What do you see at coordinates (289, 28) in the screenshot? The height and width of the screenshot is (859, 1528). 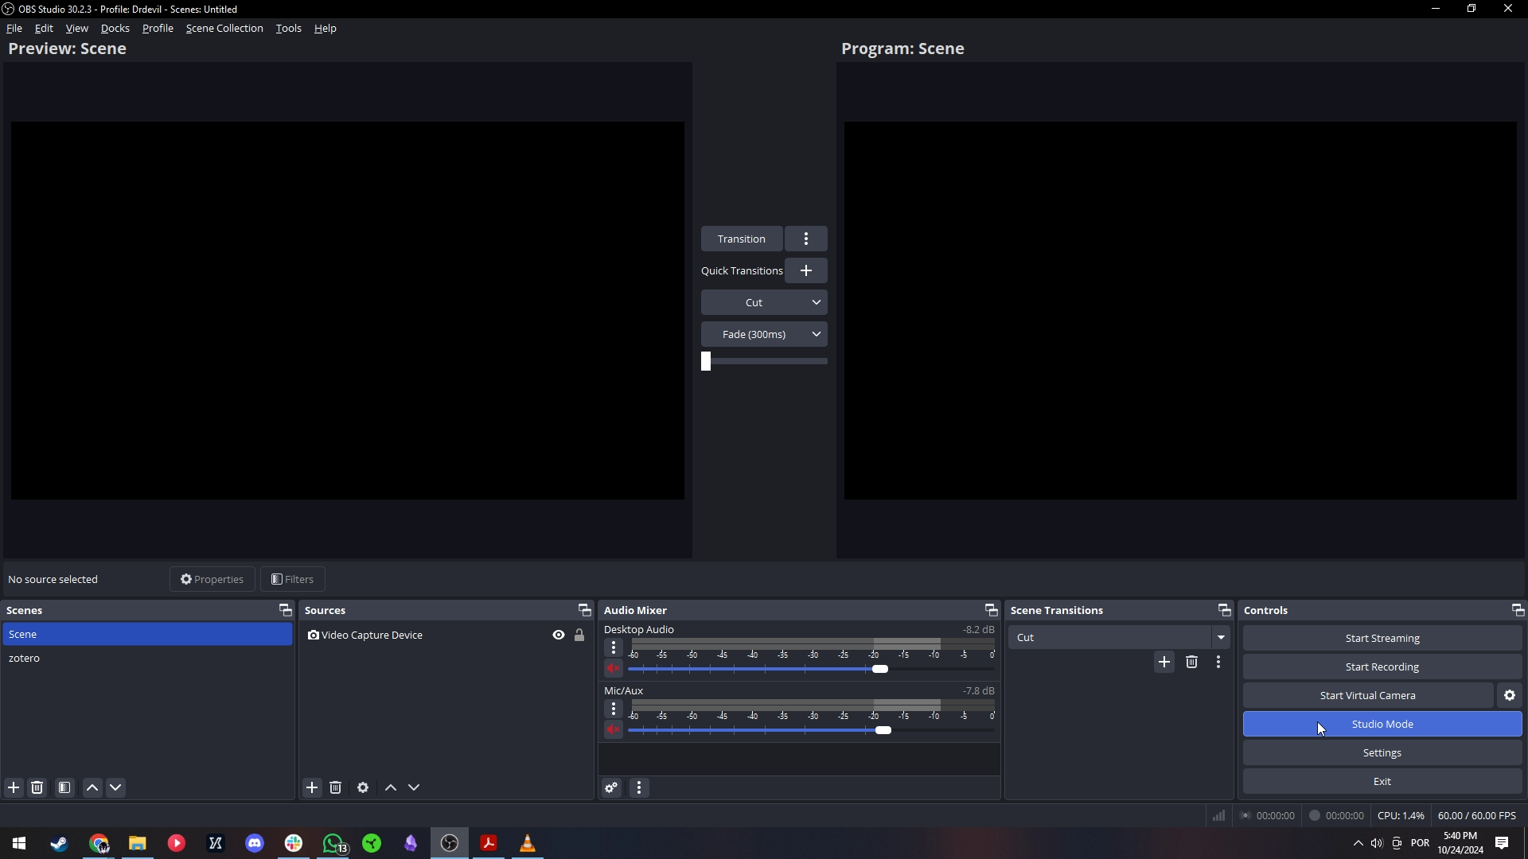 I see `Tools` at bounding box center [289, 28].